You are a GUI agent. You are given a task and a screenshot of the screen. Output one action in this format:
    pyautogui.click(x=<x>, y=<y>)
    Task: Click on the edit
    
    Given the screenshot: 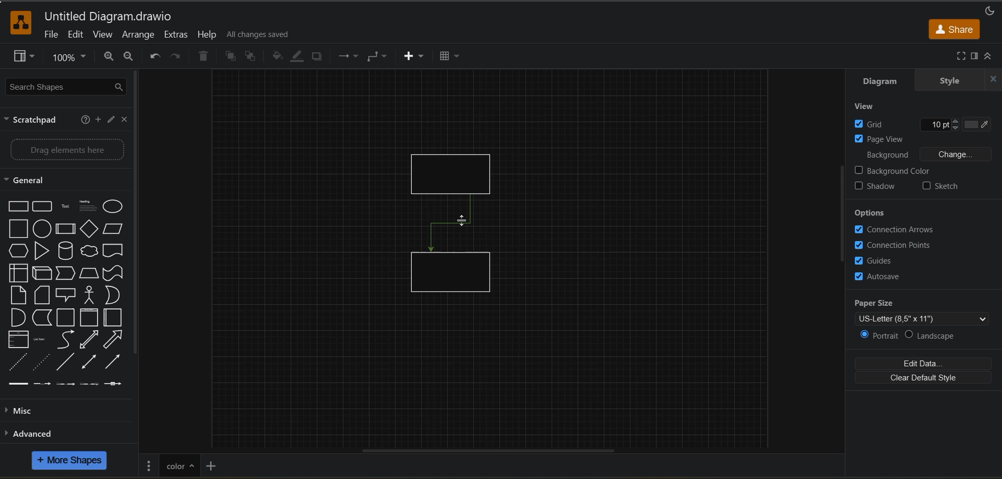 What is the action you would take?
    pyautogui.click(x=77, y=34)
    